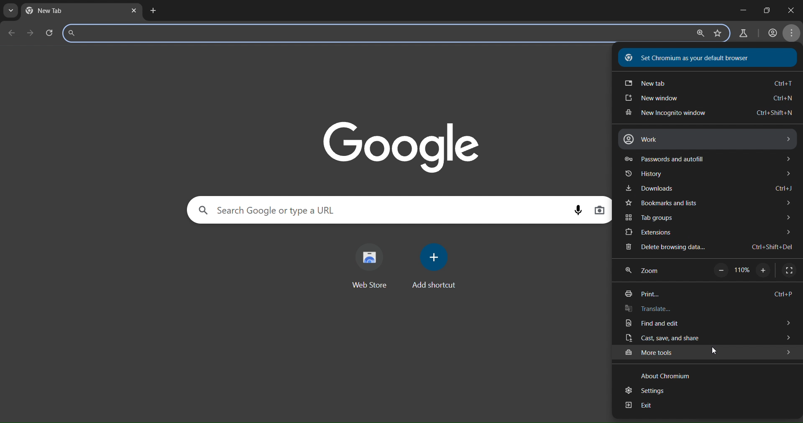 The width and height of the screenshot is (803, 423). I want to click on search labs, so click(744, 34).